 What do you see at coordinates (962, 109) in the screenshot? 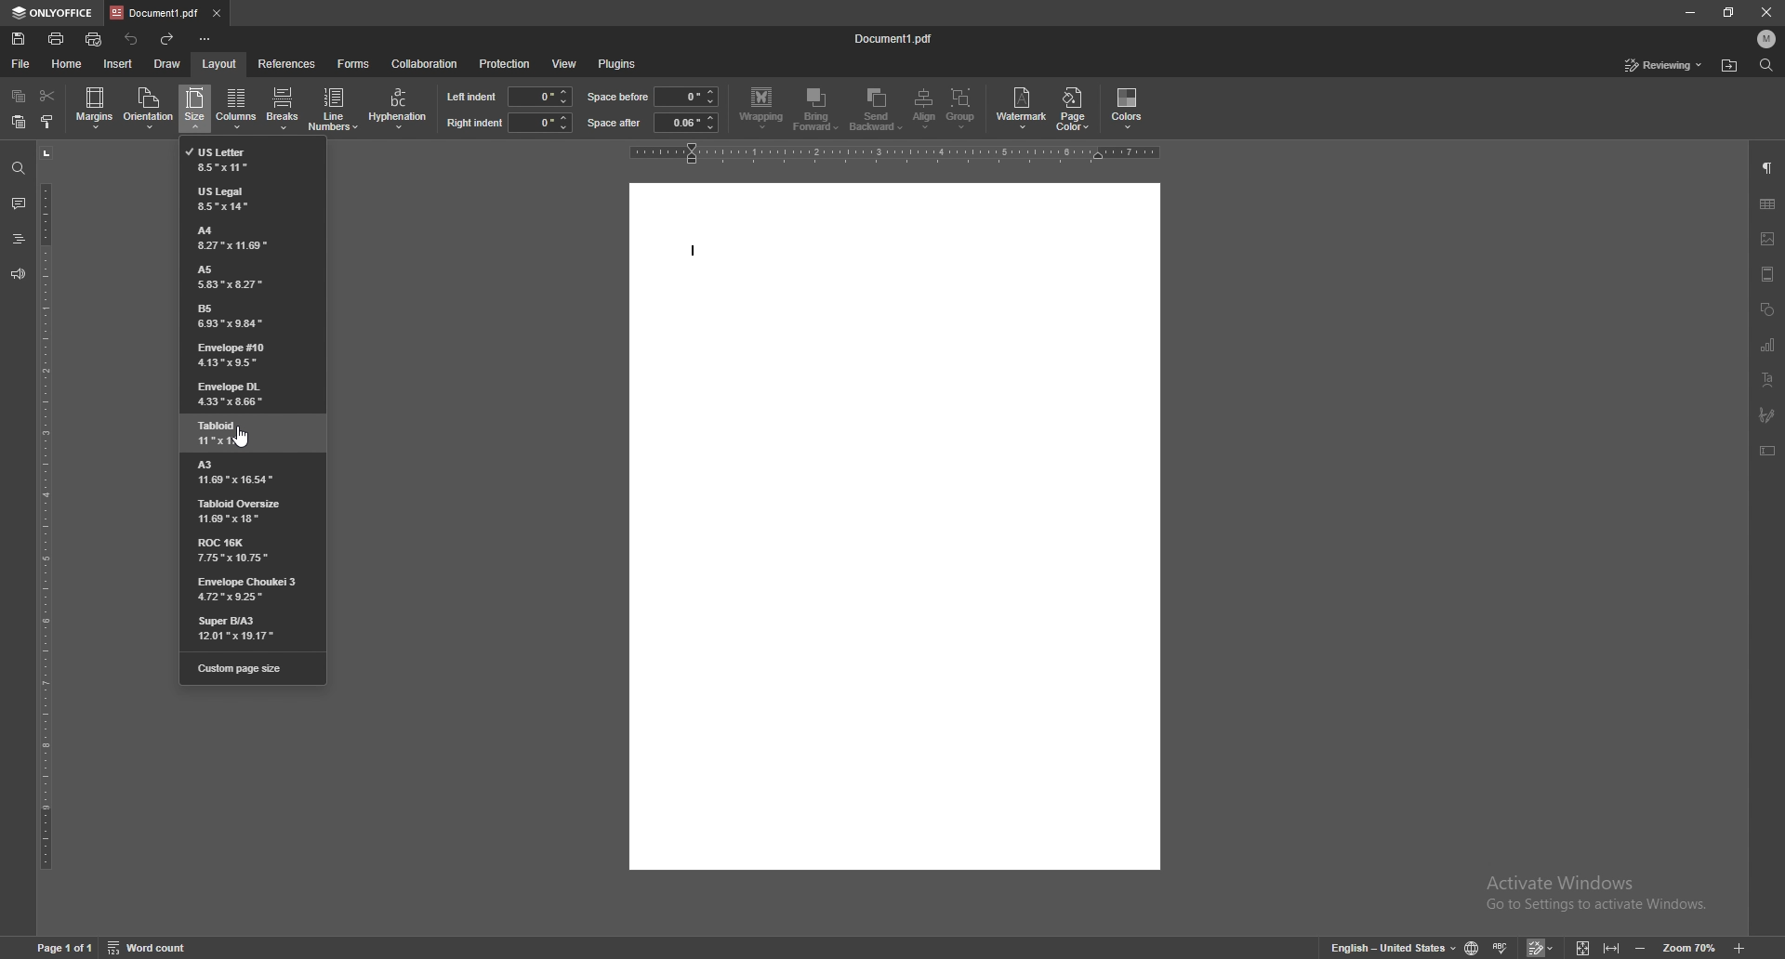
I see `group` at bounding box center [962, 109].